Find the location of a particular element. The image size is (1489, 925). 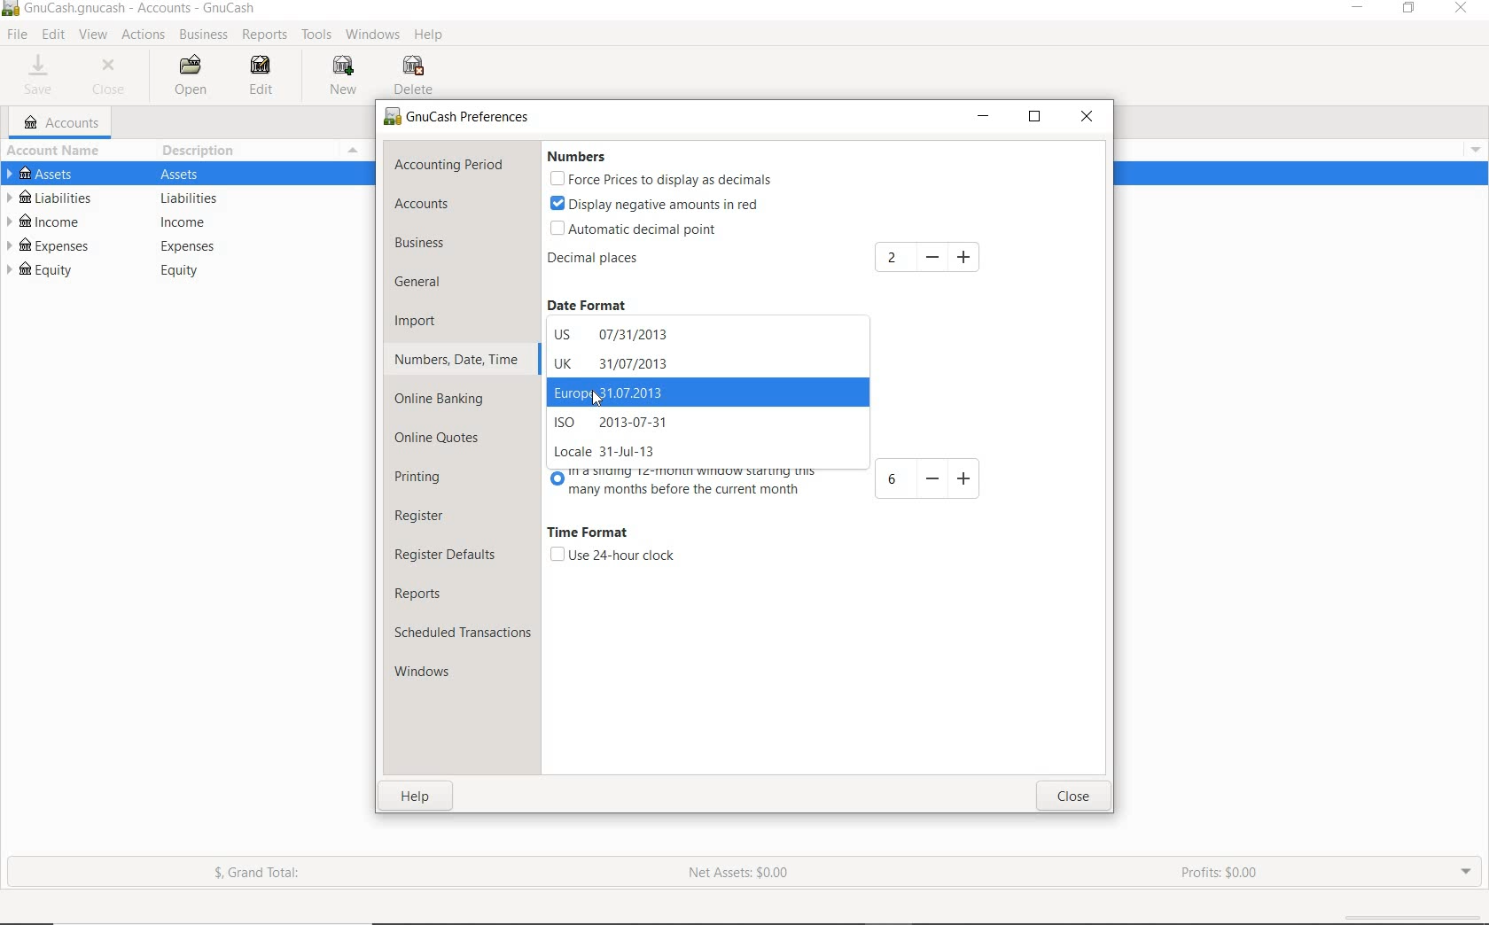

NEW is located at coordinates (347, 75).